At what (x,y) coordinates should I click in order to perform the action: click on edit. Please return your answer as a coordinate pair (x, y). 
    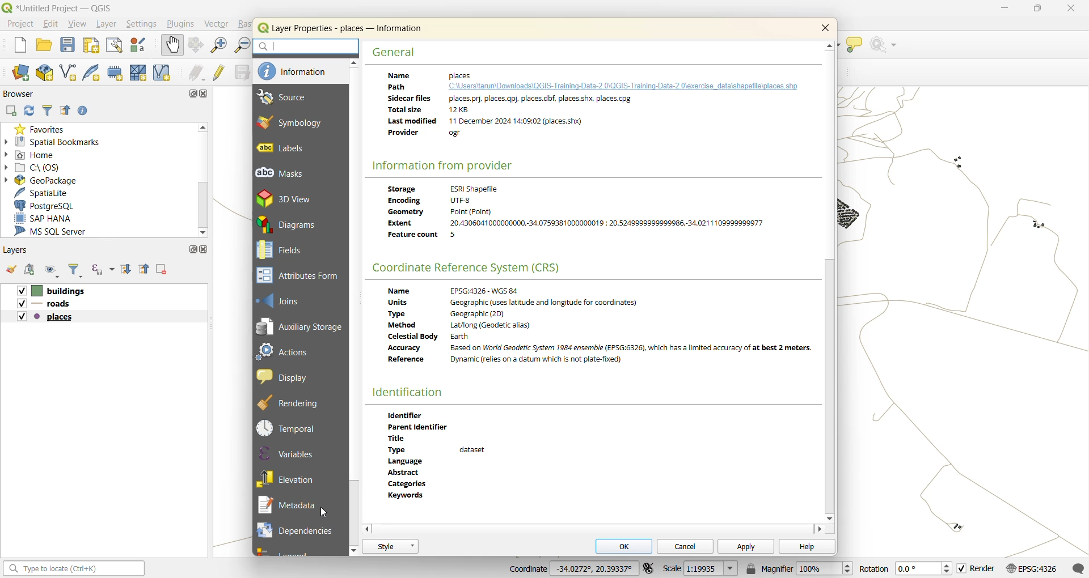
    Looking at the image, I should click on (54, 24).